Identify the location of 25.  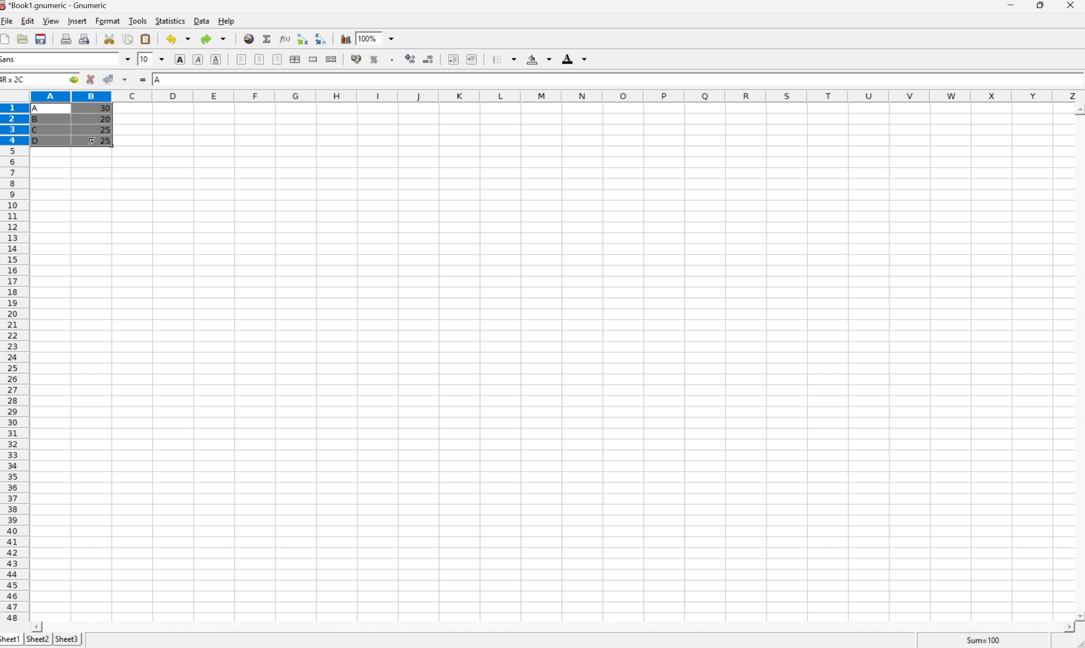
(104, 129).